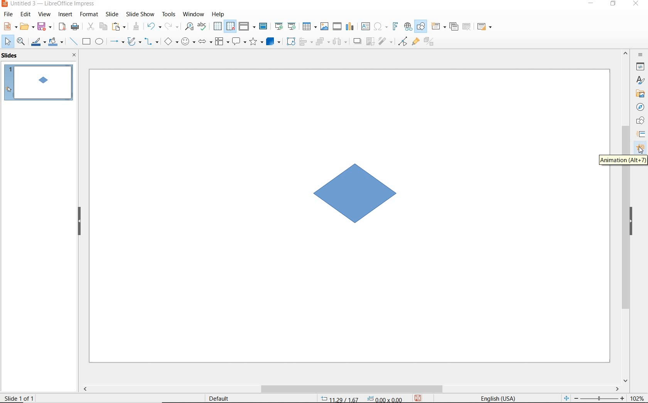  Describe the element at coordinates (8, 42) in the screenshot. I see `select` at that location.